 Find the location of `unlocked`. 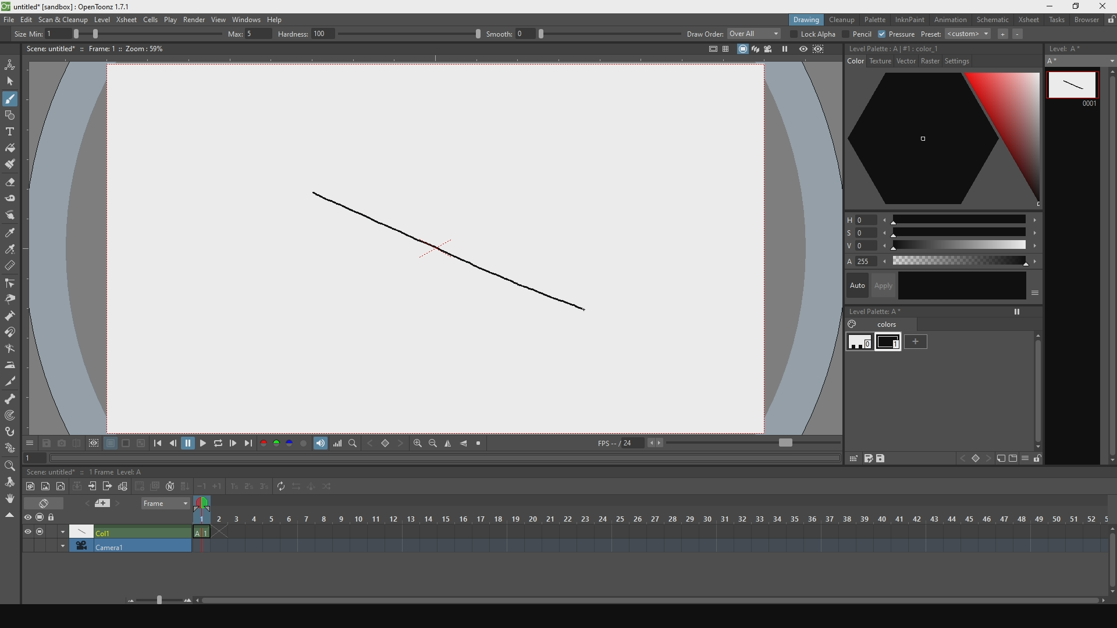

unlocked is located at coordinates (1036, 459).